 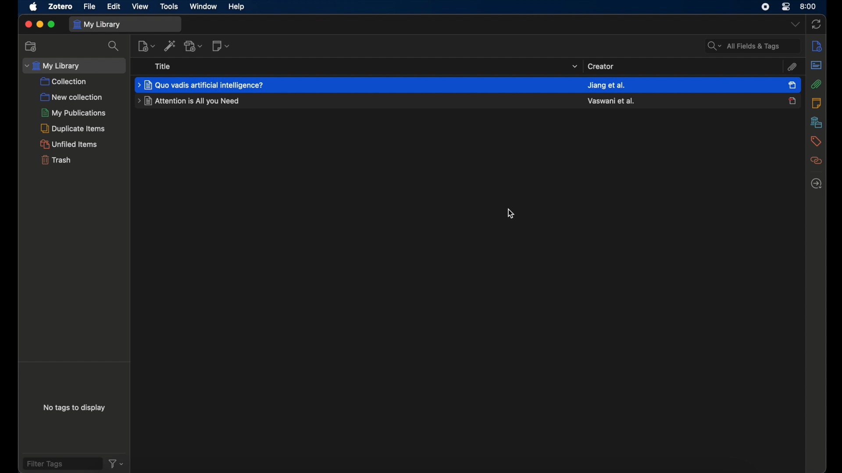 What do you see at coordinates (62, 463) in the screenshot?
I see `filter tags fields` at bounding box center [62, 463].